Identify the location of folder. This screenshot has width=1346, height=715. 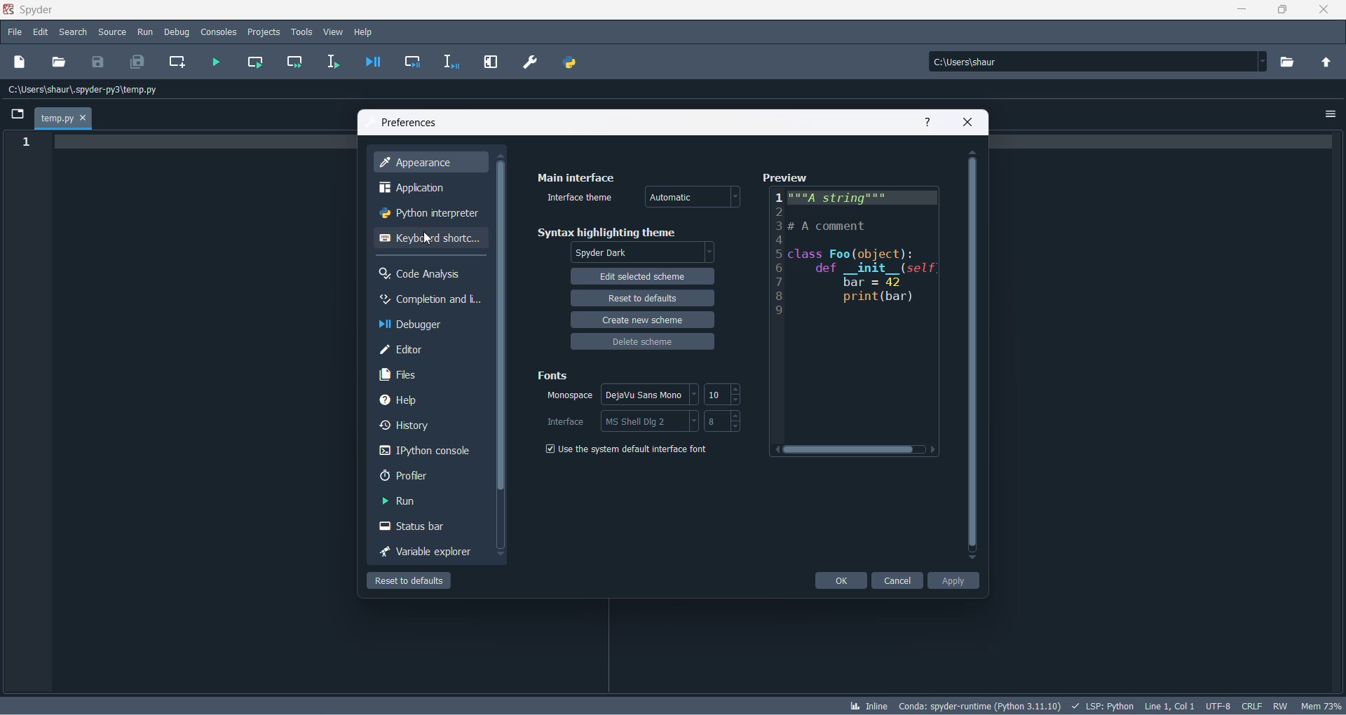
(16, 116).